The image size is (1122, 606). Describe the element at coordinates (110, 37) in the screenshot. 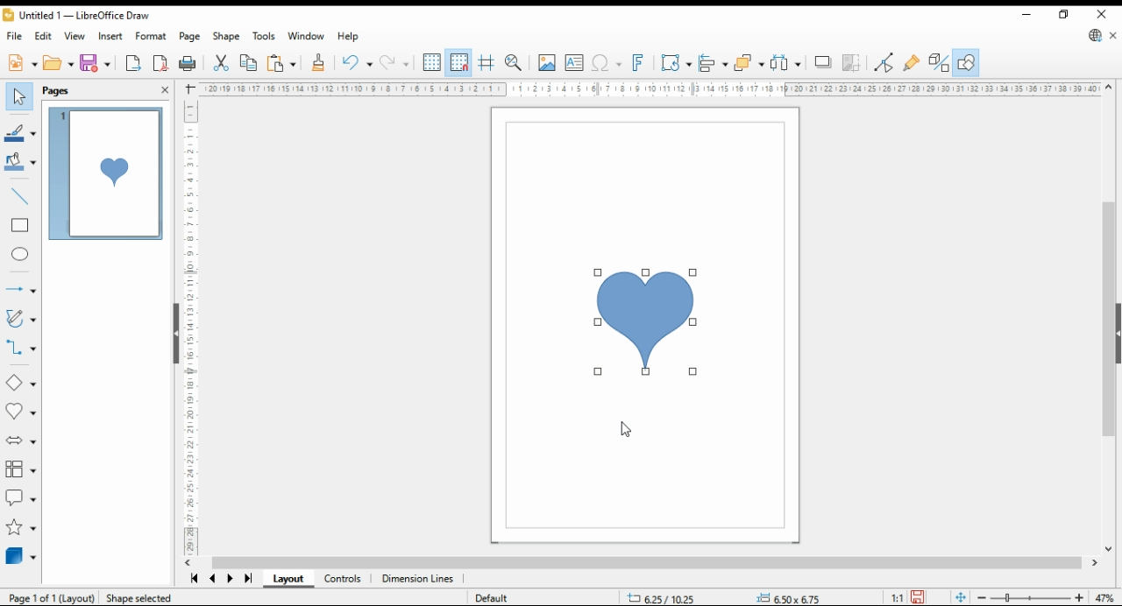

I see `insert` at that location.